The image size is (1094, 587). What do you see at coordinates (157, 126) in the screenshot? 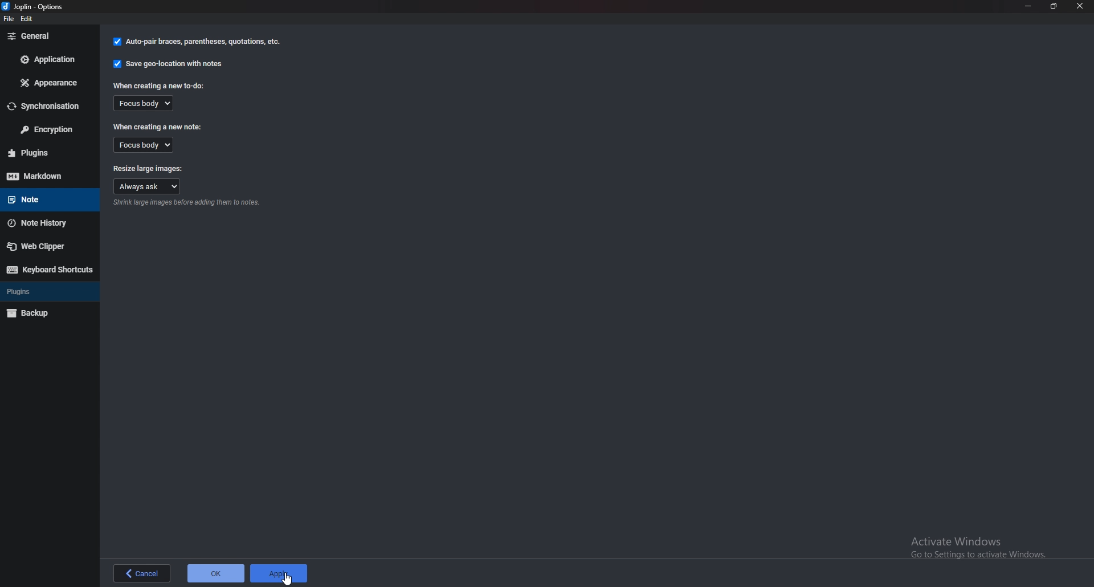
I see `when creating a new note` at bounding box center [157, 126].